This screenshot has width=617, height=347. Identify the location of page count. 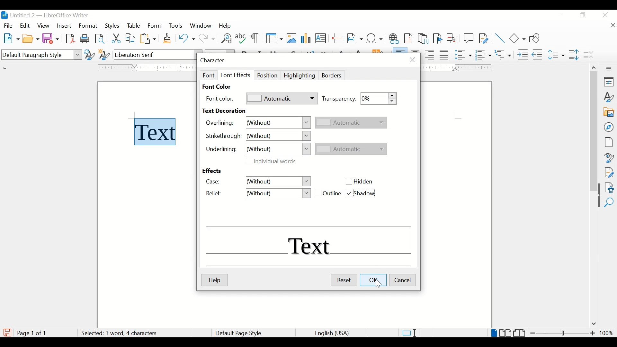
(33, 333).